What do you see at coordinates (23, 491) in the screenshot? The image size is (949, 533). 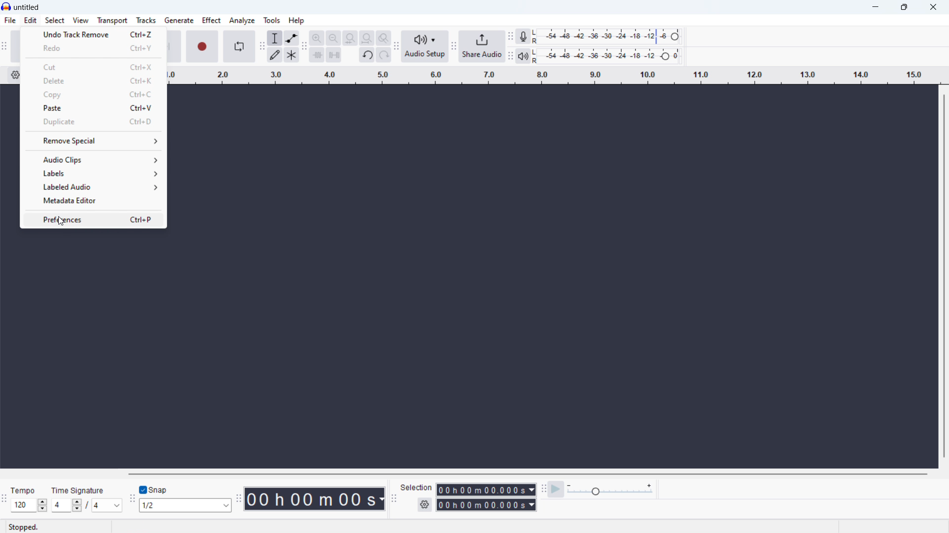 I see `Tempo` at bounding box center [23, 491].